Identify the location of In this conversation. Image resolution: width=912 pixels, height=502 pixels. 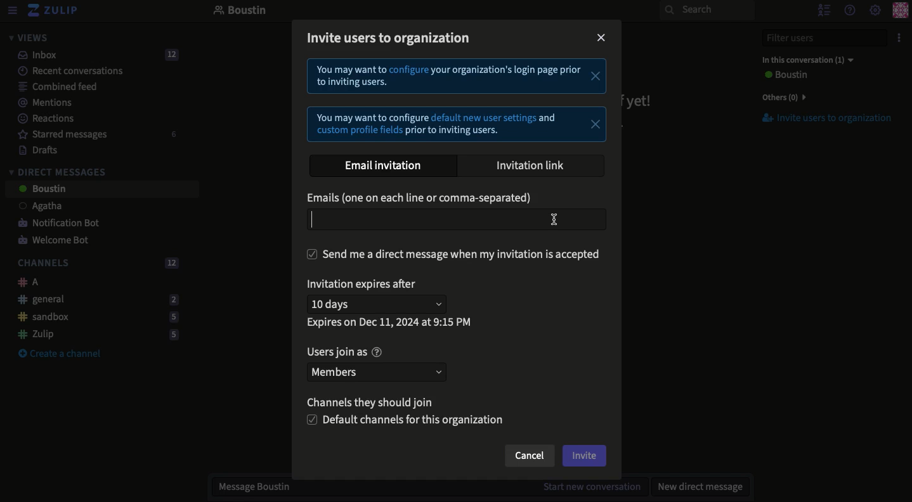
(805, 60).